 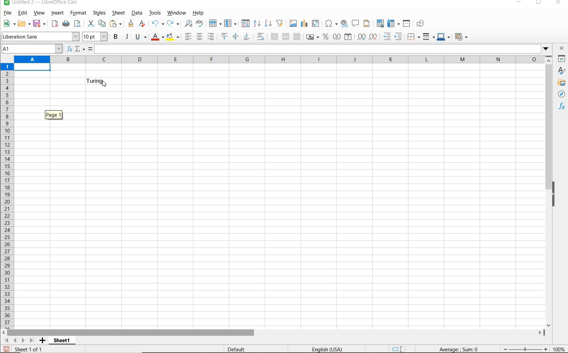 What do you see at coordinates (286, 37) in the screenshot?
I see `MERGE CELLS` at bounding box center [286, 37].